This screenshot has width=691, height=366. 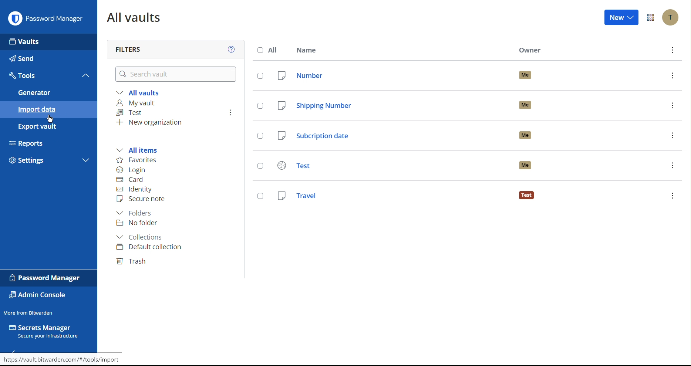 What do you see at coordinates (142, 92) in the screenshot?
I see `All vaults` at bounding box center [142, 92].